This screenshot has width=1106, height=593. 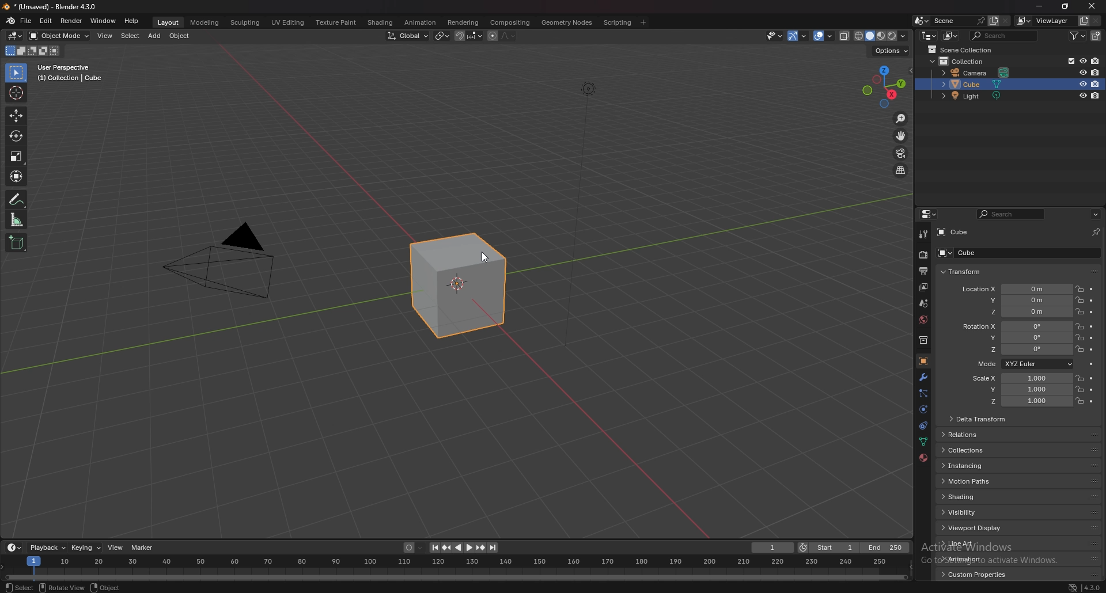 I want to click on animate property, so click(x=1091, y=312).